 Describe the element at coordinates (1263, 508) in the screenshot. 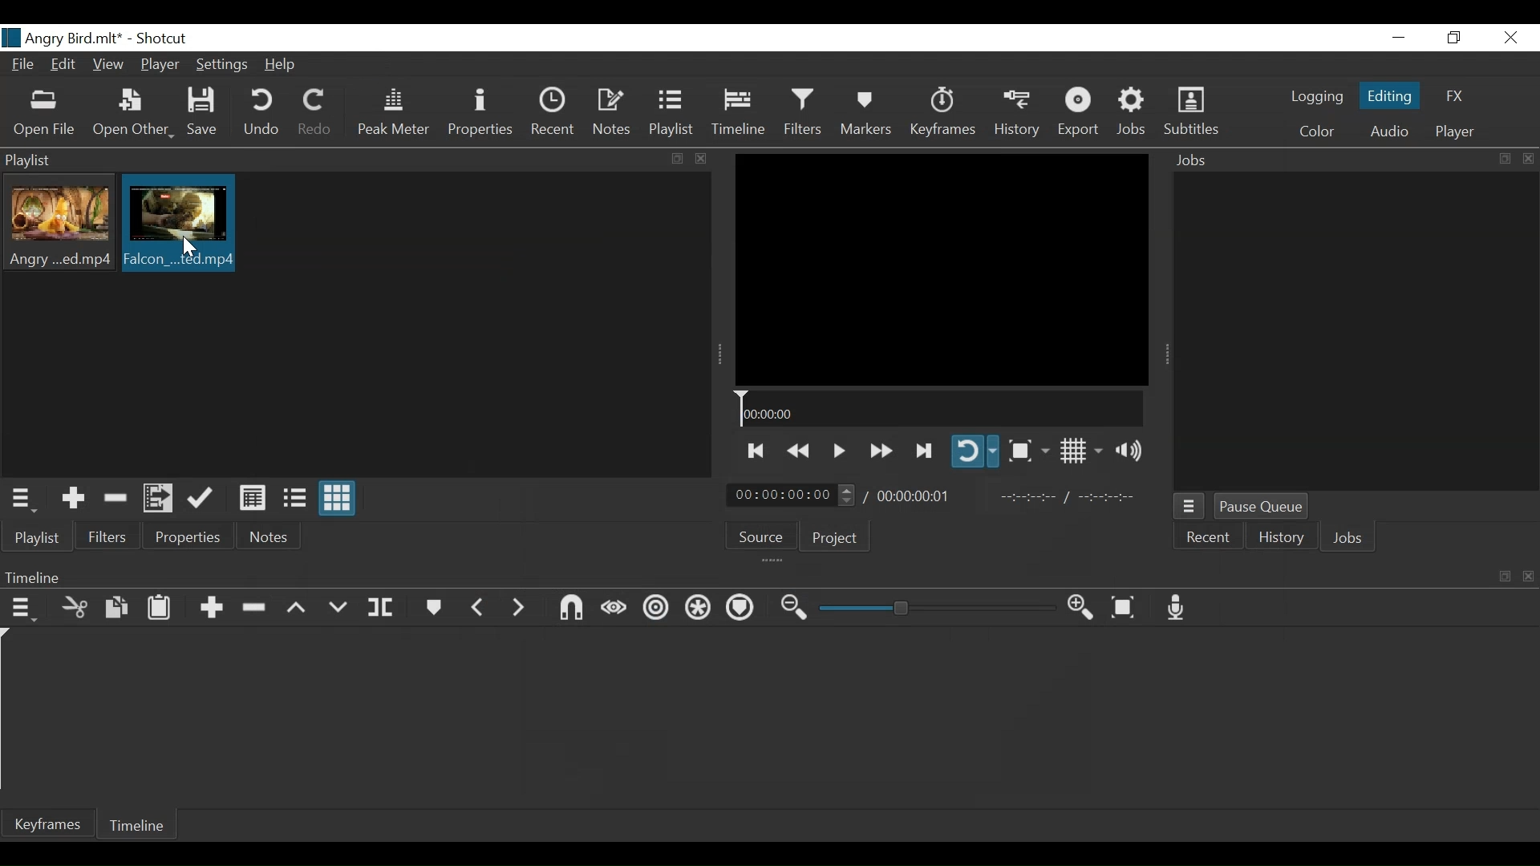

I see `Pause Queue` at that location.